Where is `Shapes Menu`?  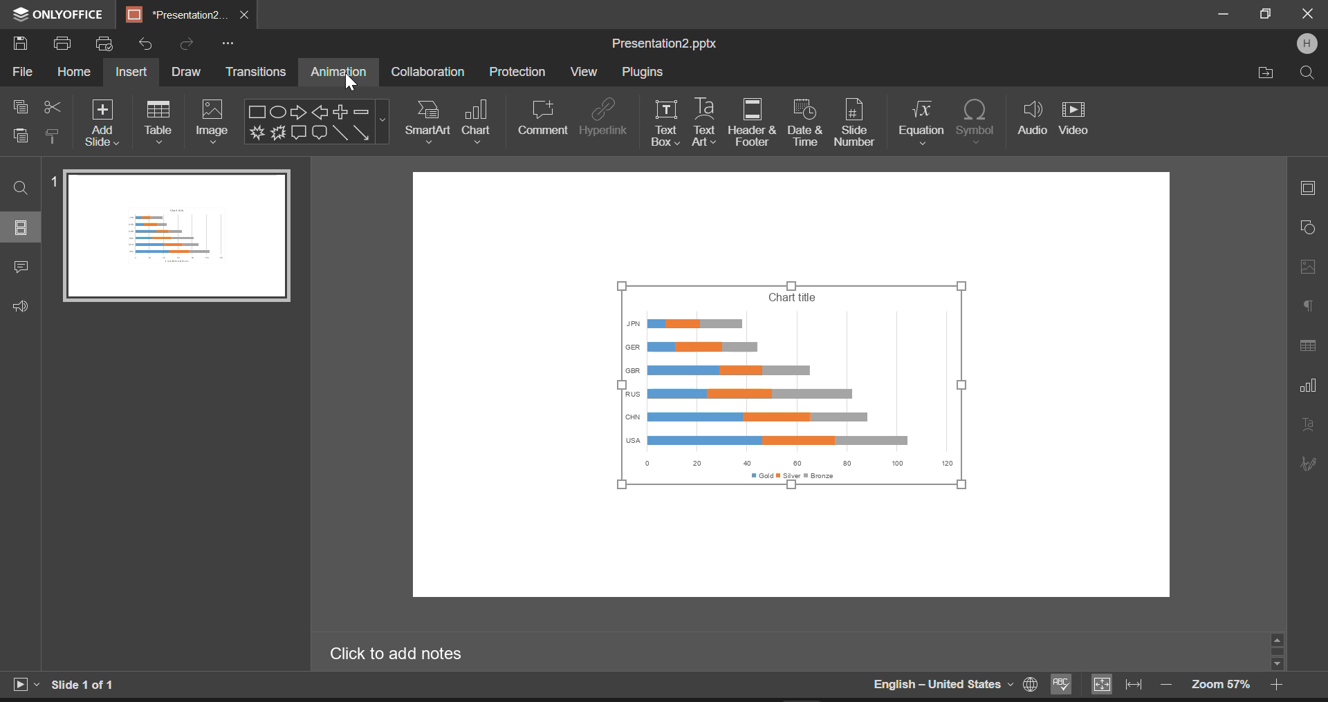
Shapes Menu is located at coordinates (382, 121).